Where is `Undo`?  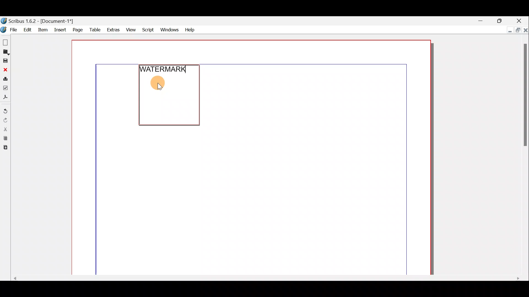 Undo is located at coordinates (5, 111).